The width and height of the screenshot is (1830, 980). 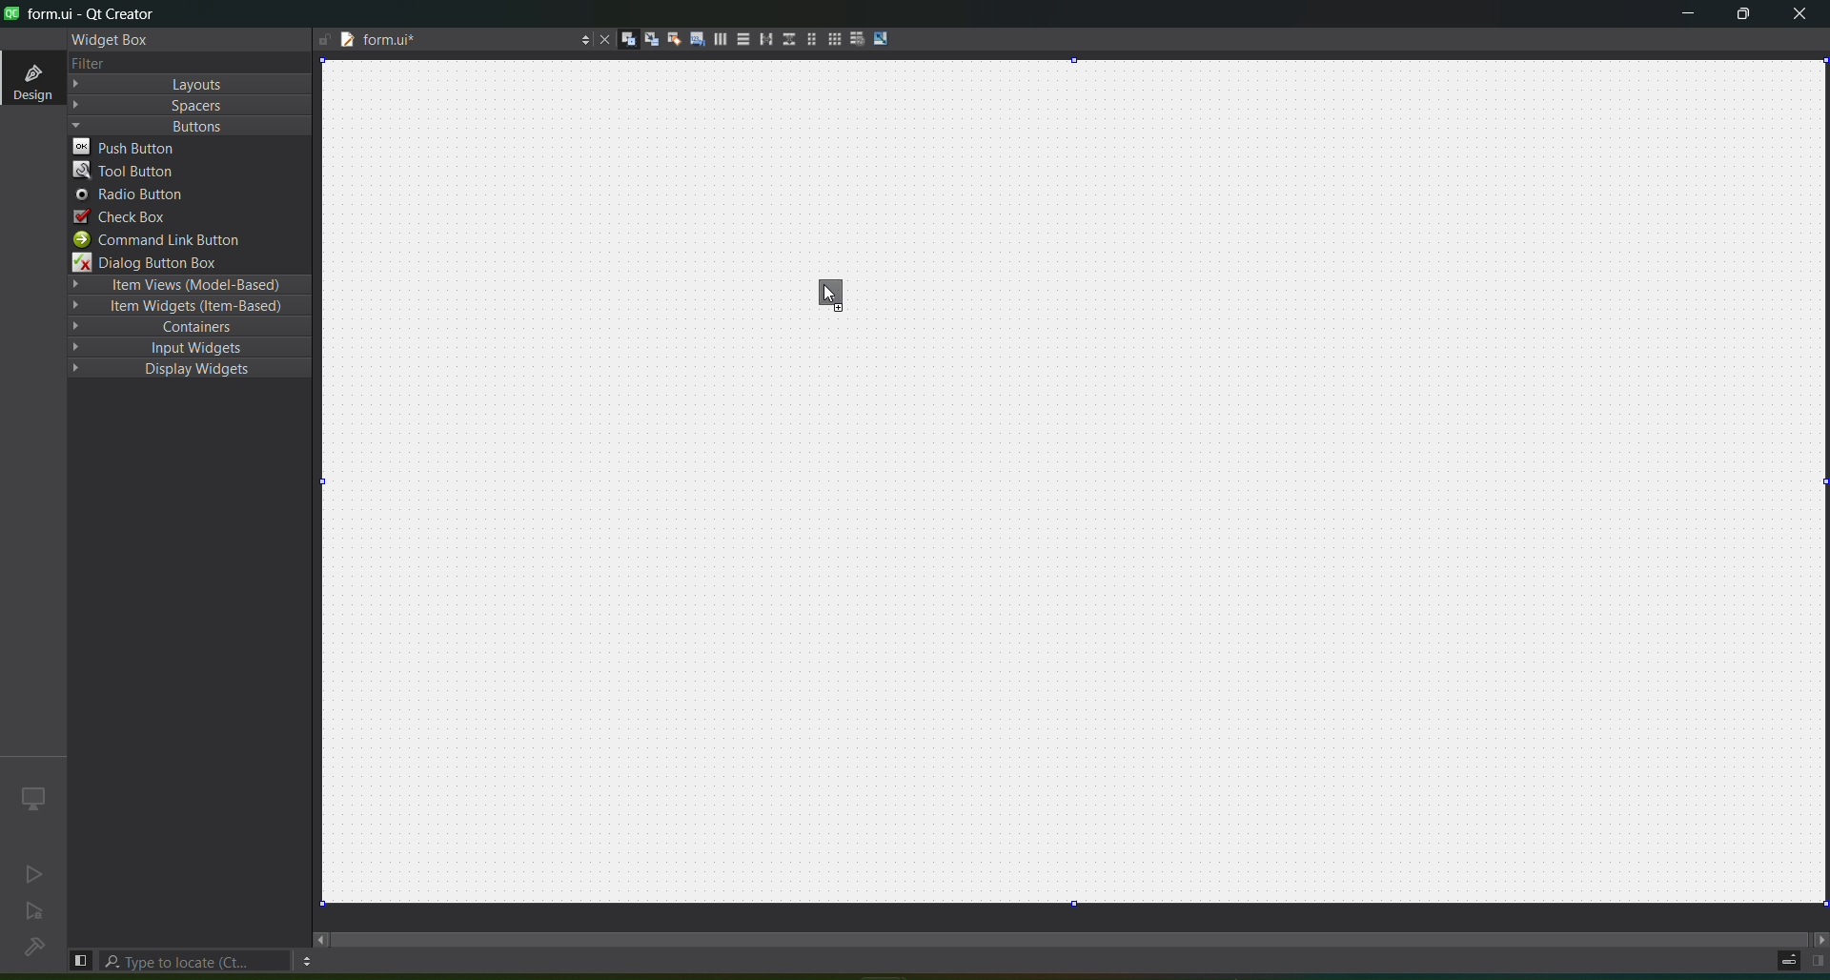 What do you see at coordinates (786, 40) in the screenshot?
I see `layout vertical splitter` at bounding box center [786, 40].